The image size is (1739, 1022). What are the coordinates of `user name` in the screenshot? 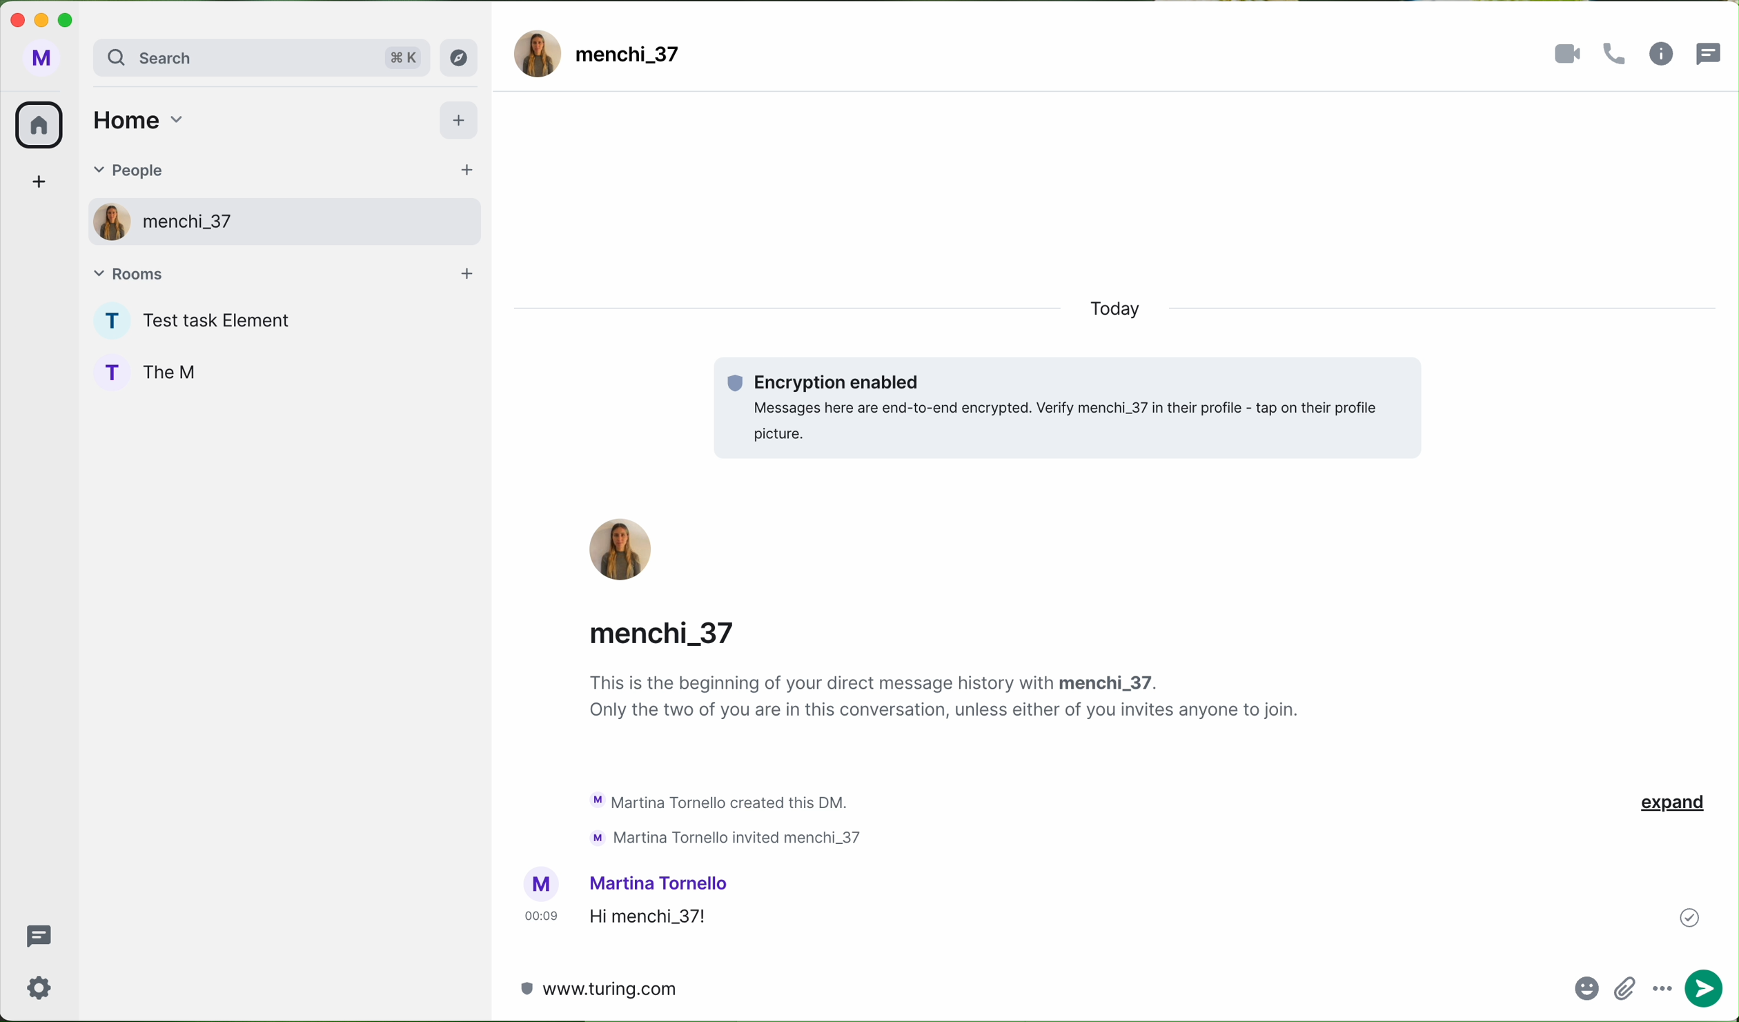 It's located at (630, 57).